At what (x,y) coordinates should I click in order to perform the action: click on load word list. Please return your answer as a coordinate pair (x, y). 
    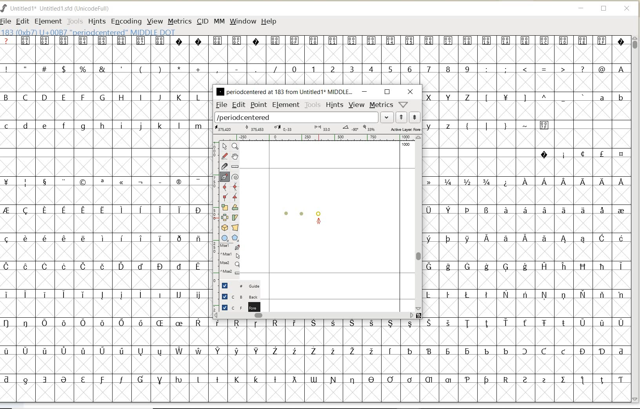
    Looking at the image, I should click on (297, 118).